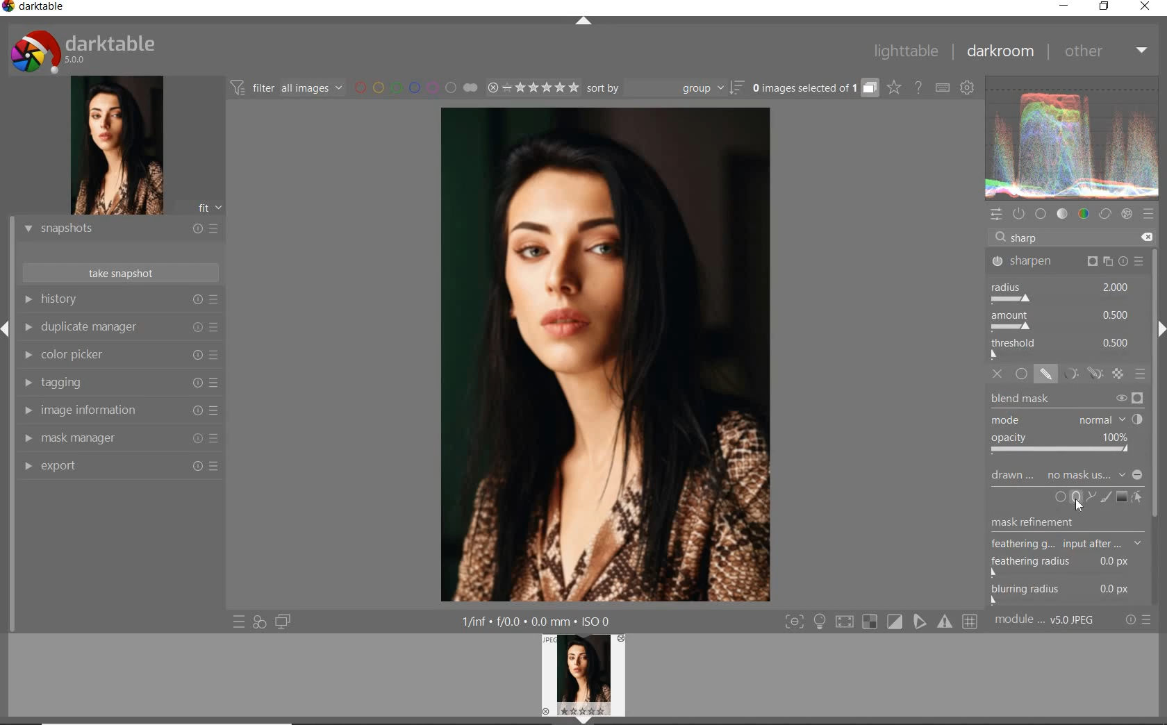 The image size is (1167, 725). I want to click on add brush, so click(1106, 495).